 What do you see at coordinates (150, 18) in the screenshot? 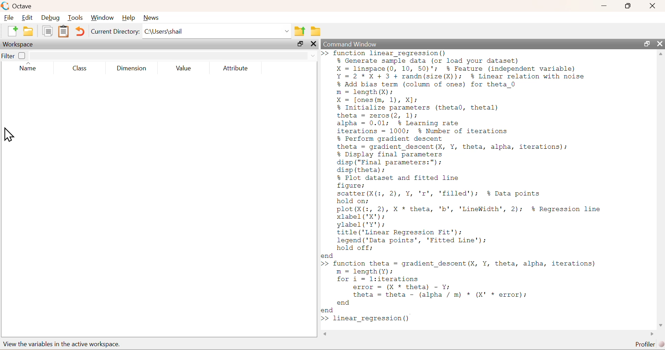
I see `News` at bounding box center [150, 18].